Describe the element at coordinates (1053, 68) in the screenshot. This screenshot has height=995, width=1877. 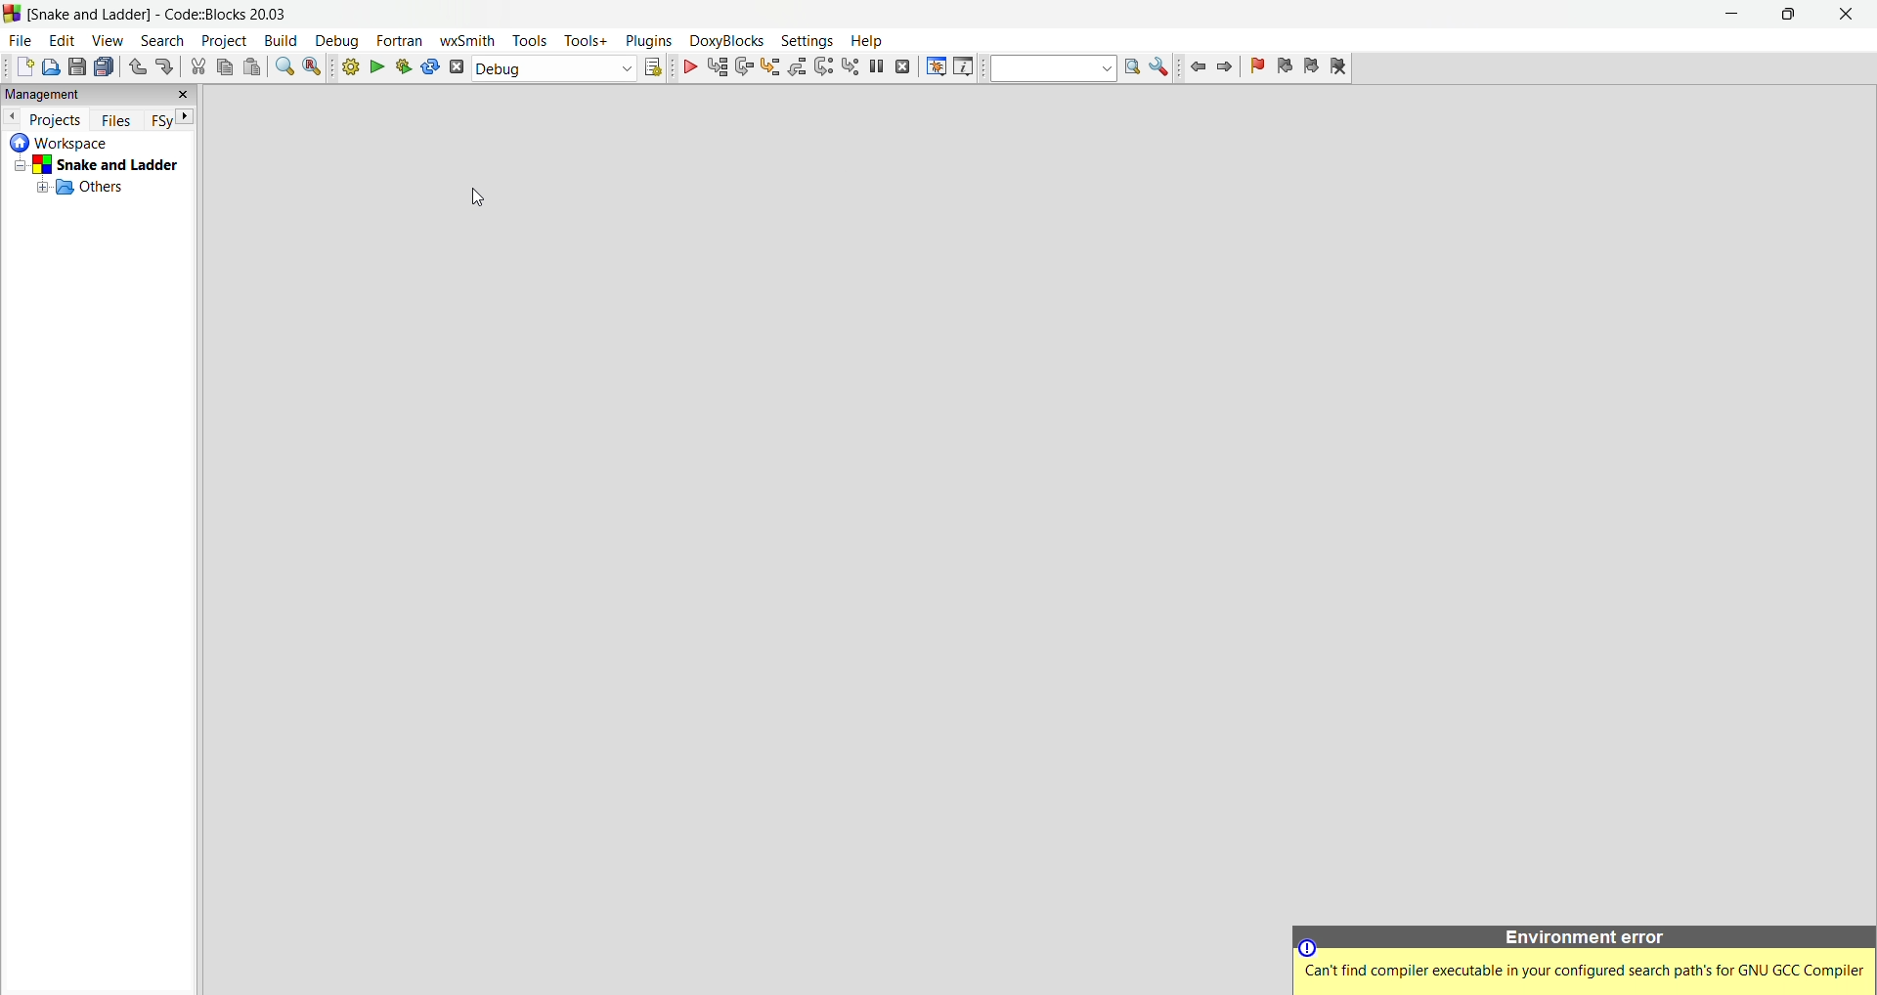
I see `text to search` at that location.